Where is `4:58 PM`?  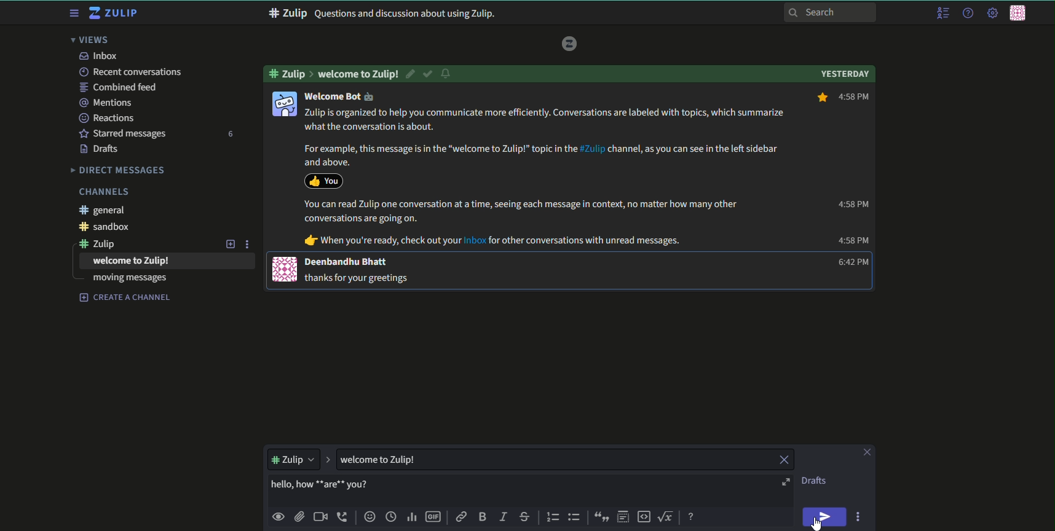
4:58 PM is located at coordinates (853, 241).